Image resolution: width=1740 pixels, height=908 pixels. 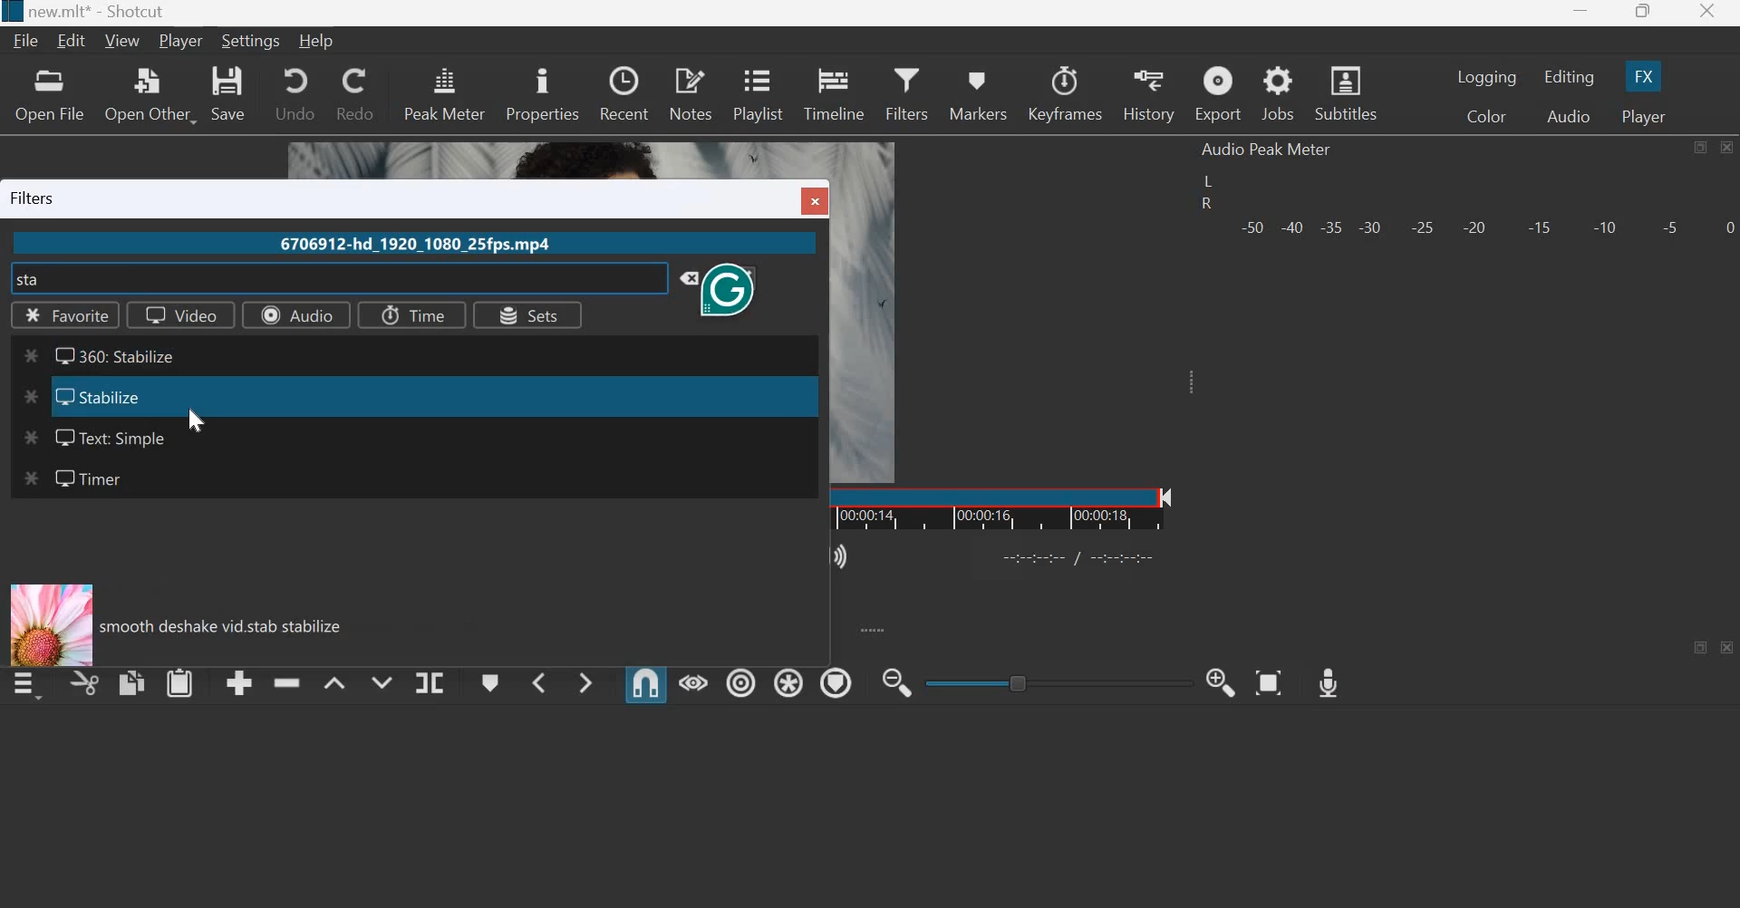 I want to click on 360: Stabilize, so click(x=103, y=353).